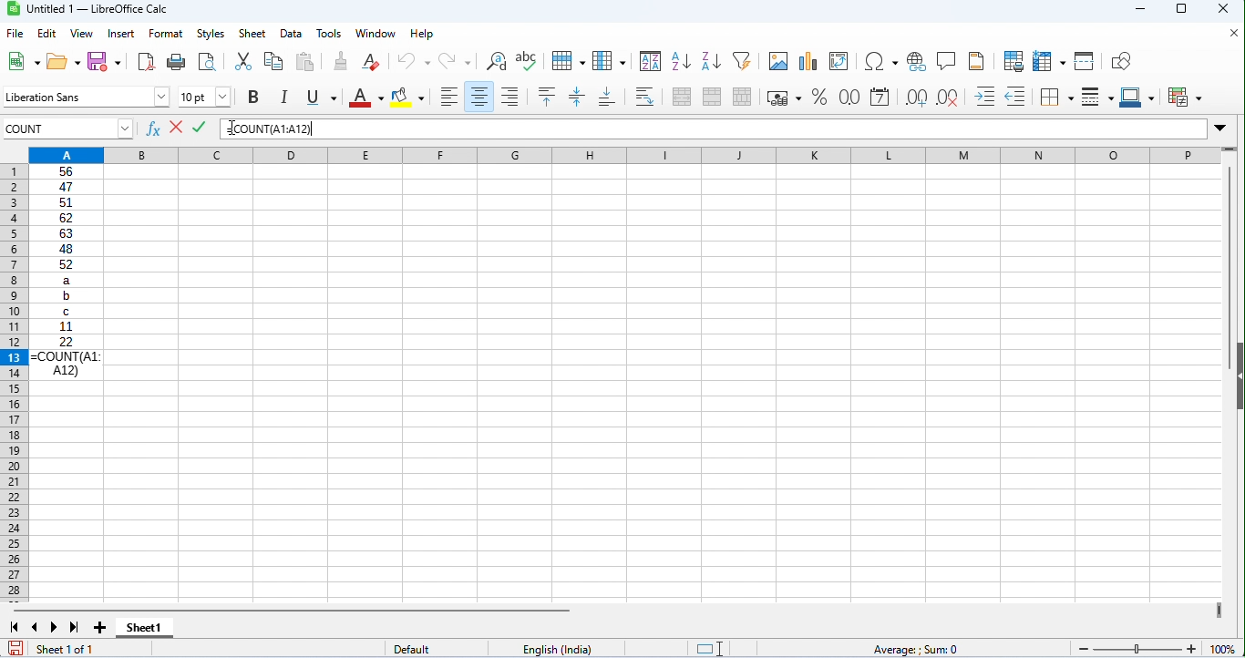 The image size is (1245, 658). I want to click on last sheet, so click(75, 627).